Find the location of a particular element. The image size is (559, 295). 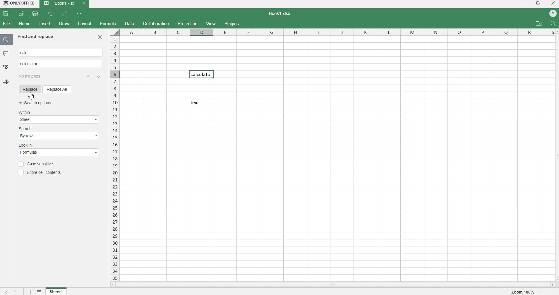

 zoom 100% is located at coordinates (522, 292).